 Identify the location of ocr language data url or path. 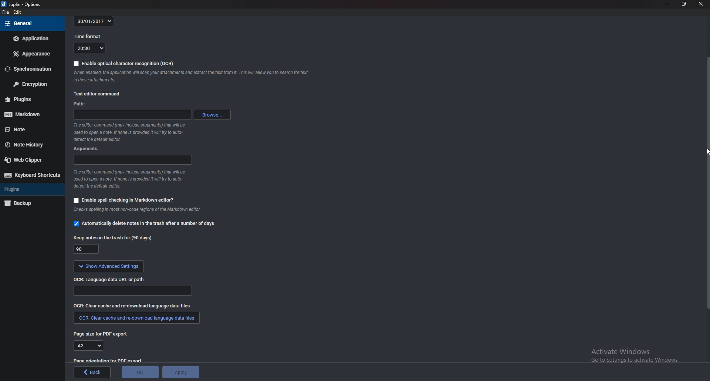
(109, 279).